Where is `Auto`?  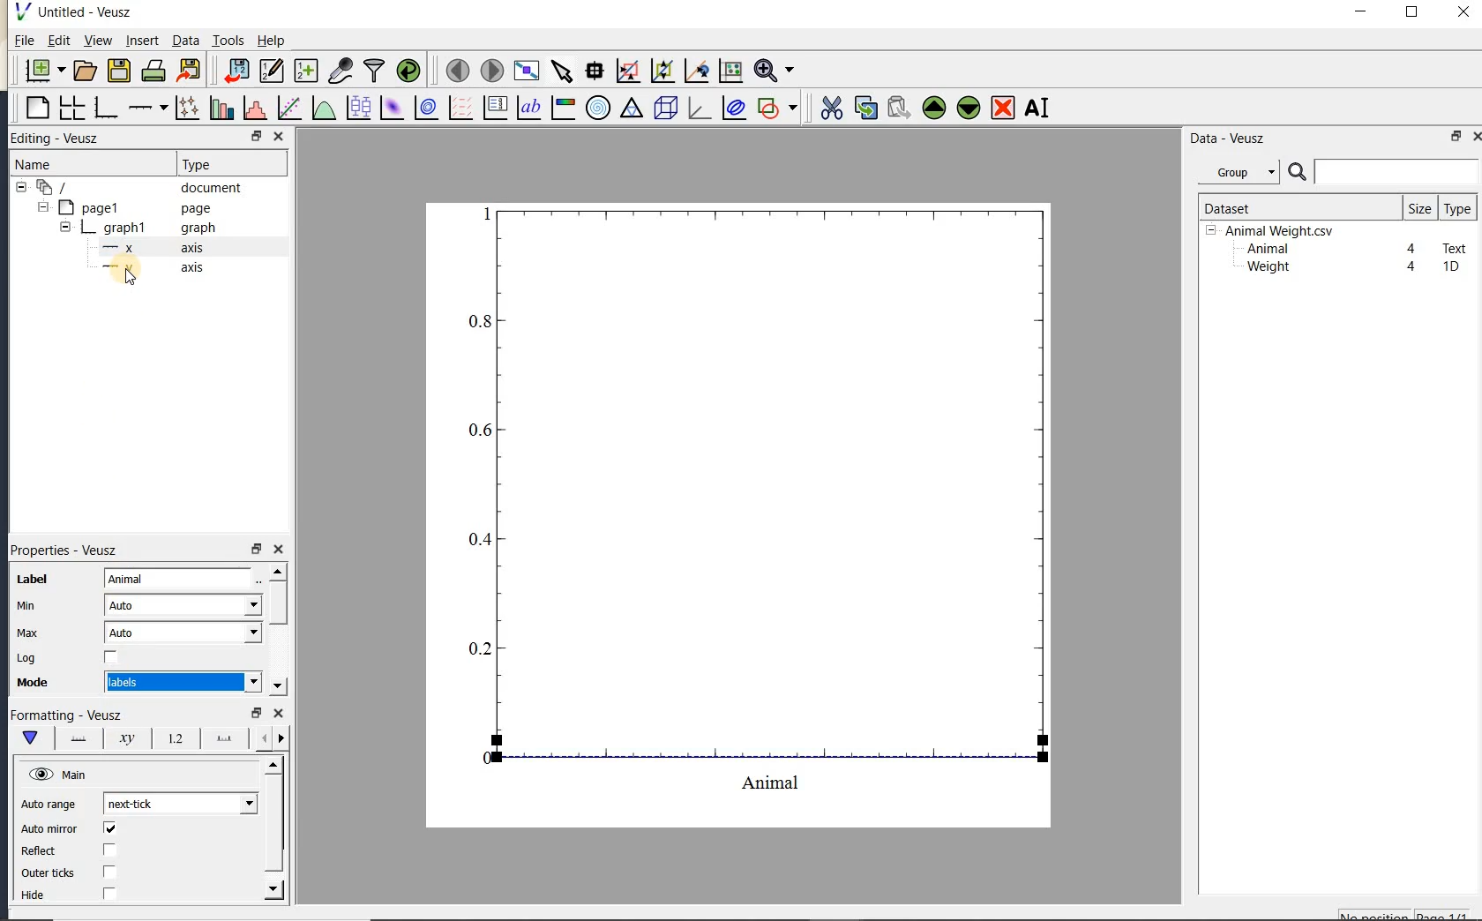 Auto is located at coordinates (183, 605).